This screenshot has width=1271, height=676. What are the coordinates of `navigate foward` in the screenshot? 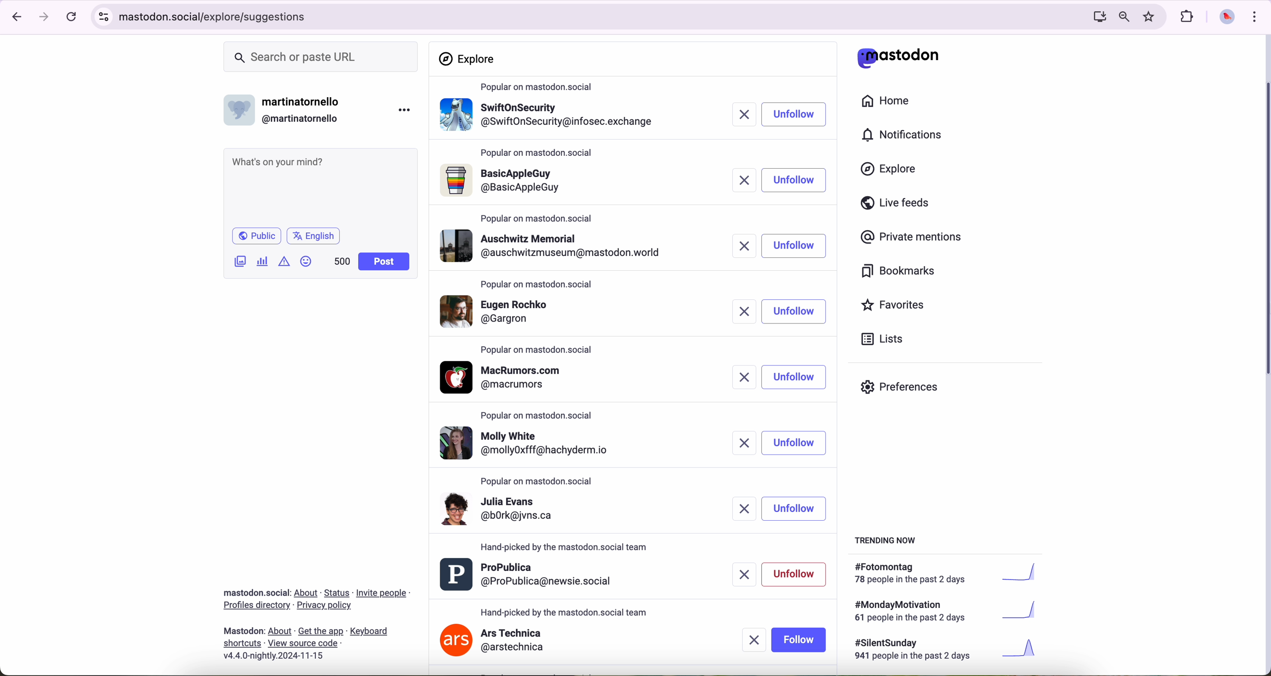 It's located at (44, 17).